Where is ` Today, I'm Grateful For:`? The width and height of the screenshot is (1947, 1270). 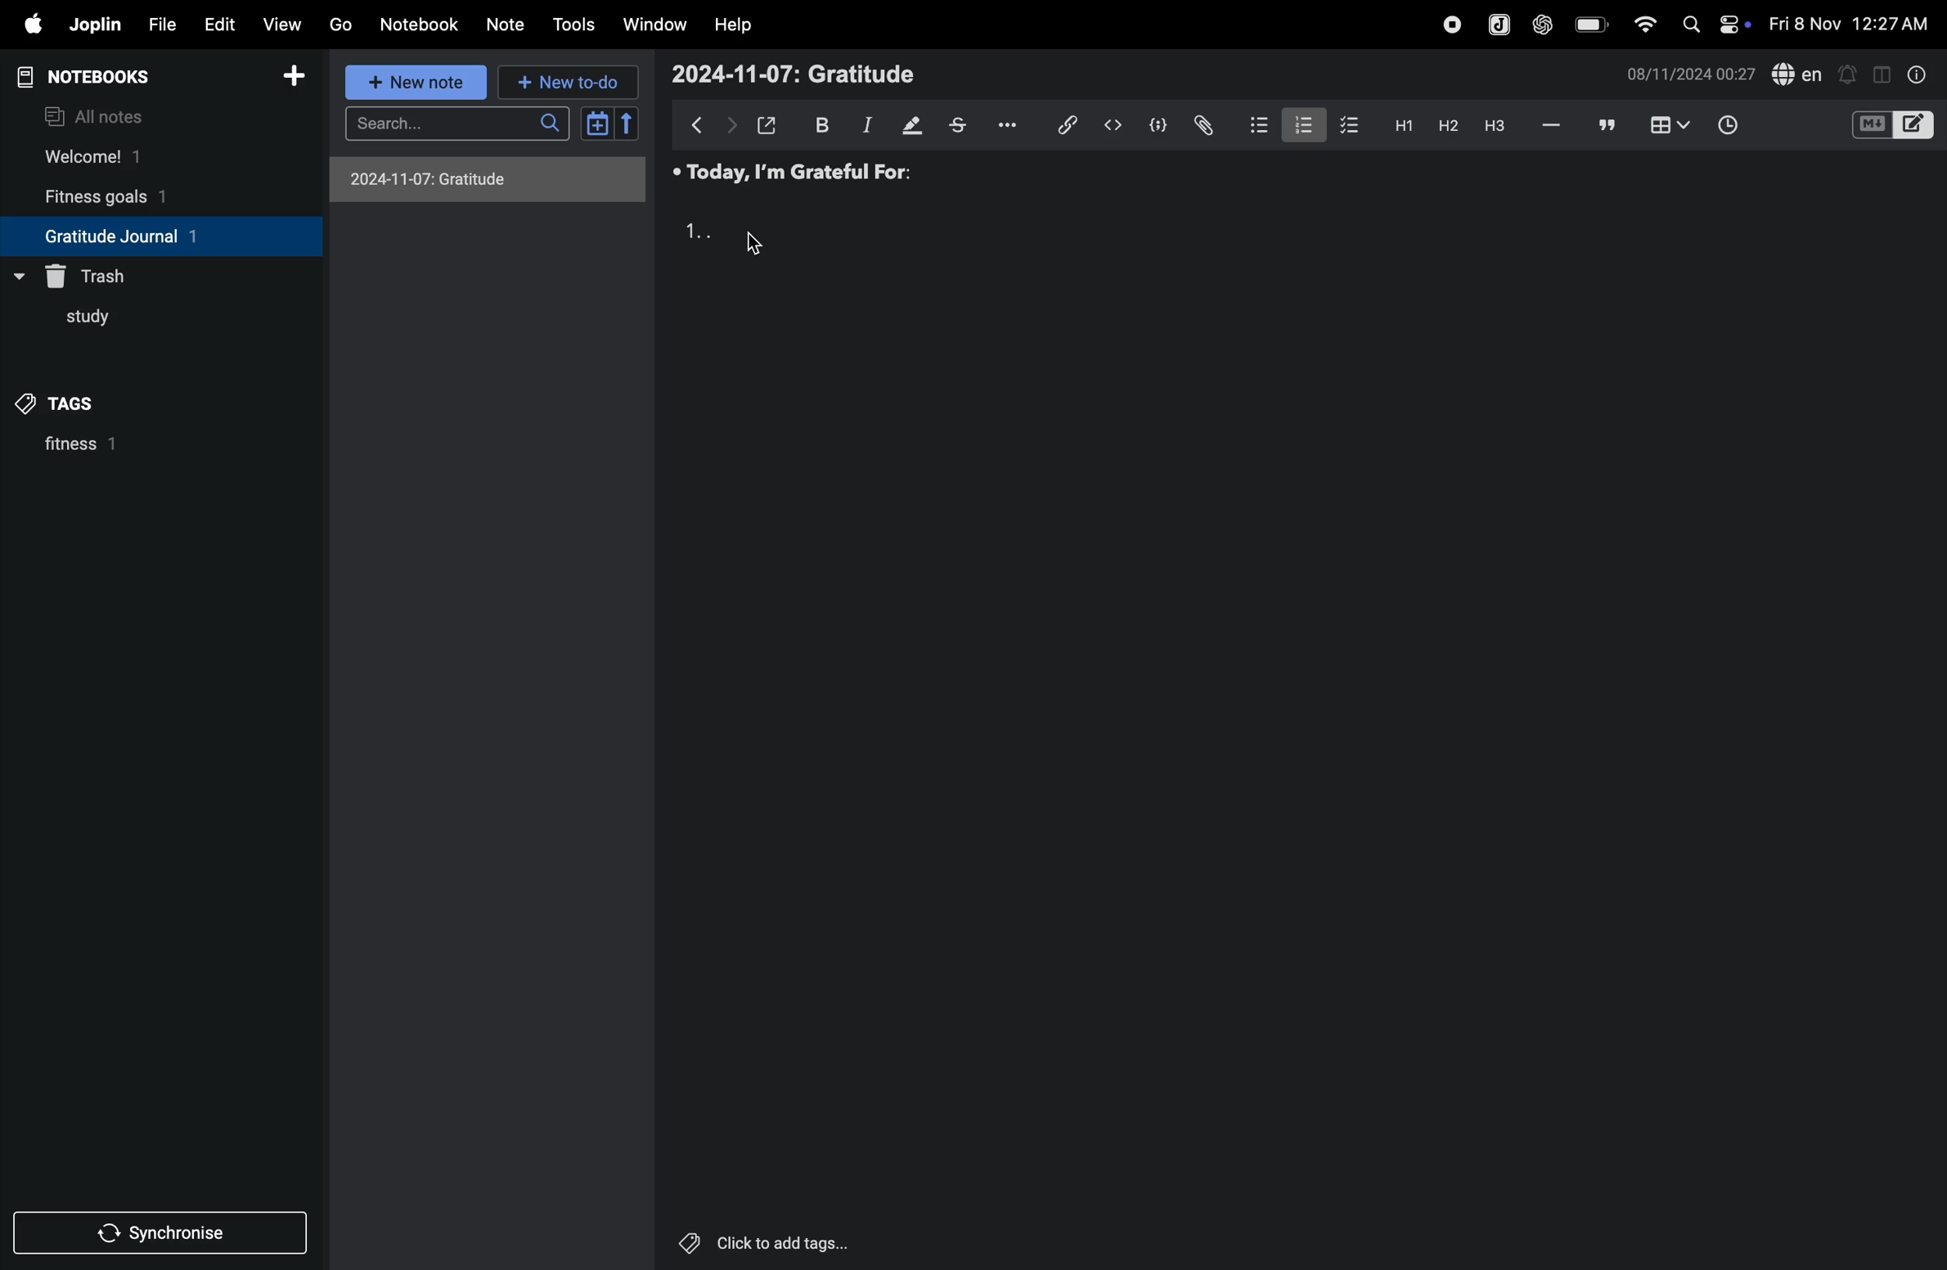  Today, I'm Grateful For: is located at coordinates (793, 174).